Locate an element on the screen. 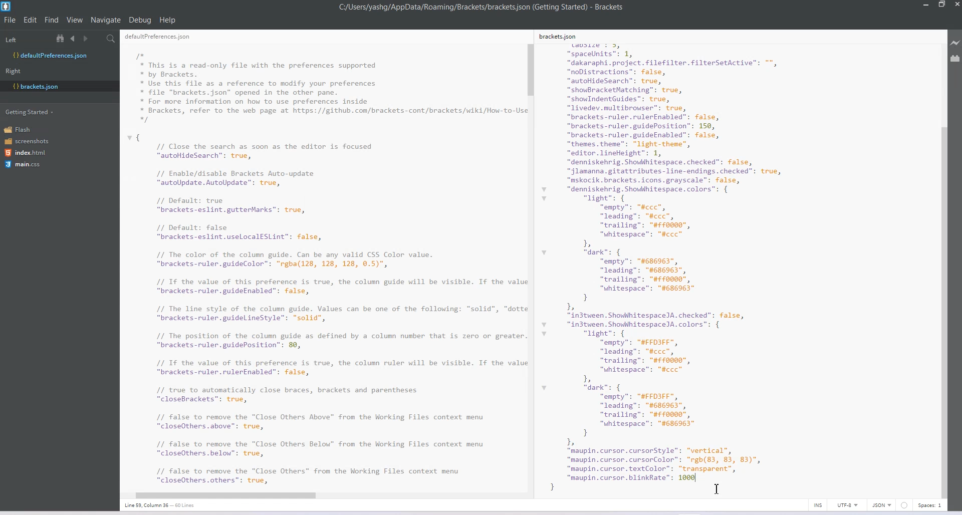  Line 36, Column 13- 60 lines is located at coordinates (165, 505).